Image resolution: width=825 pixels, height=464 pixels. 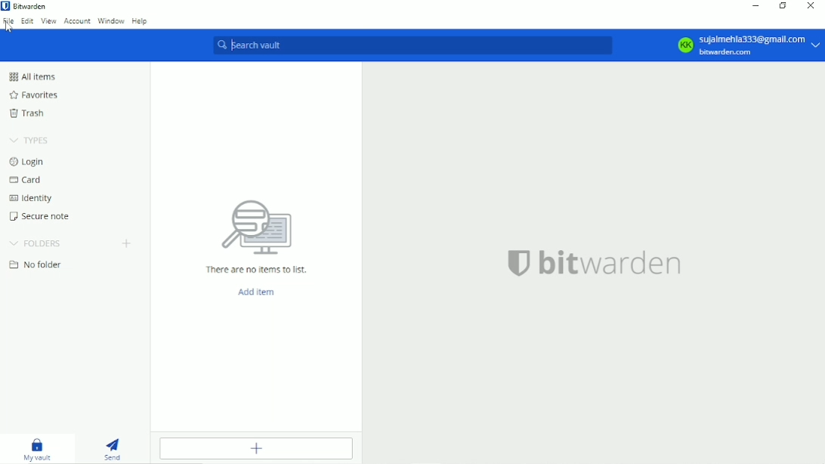 What do you see at coordinates (32, 139) in the screenshot?
I see `Types` at bounding box center [32, 139].